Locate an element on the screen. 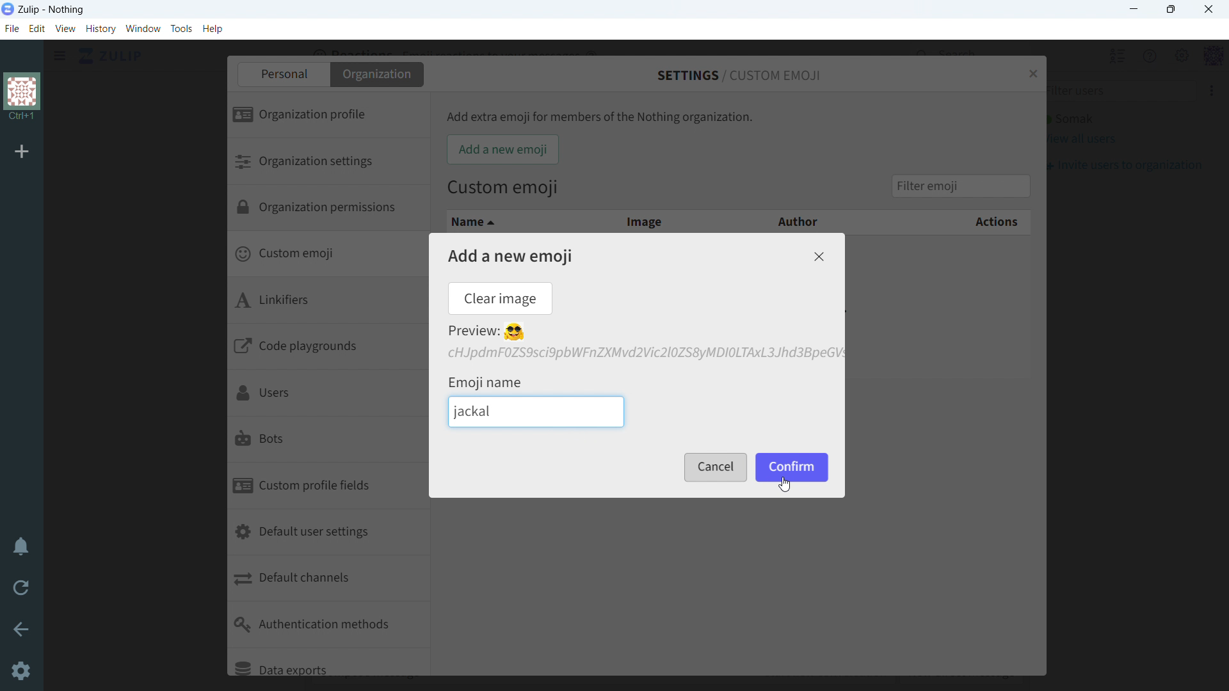 The height and width of the screenshot is (691, 1229). add a new emoji is located at coordinates (510, 256).